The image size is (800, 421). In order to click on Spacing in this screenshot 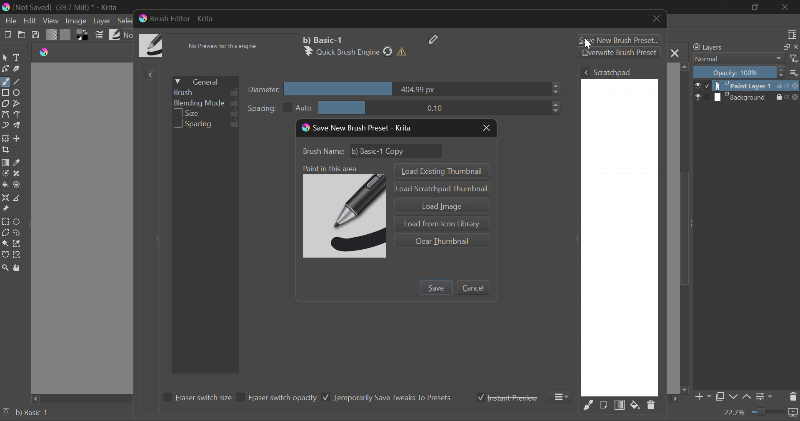, I will do `click(206, 125)`.